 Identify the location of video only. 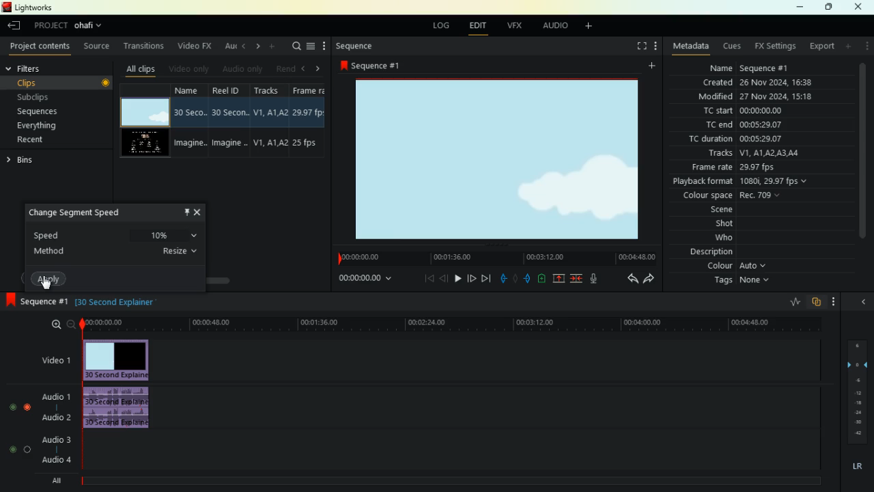
(191, 69).